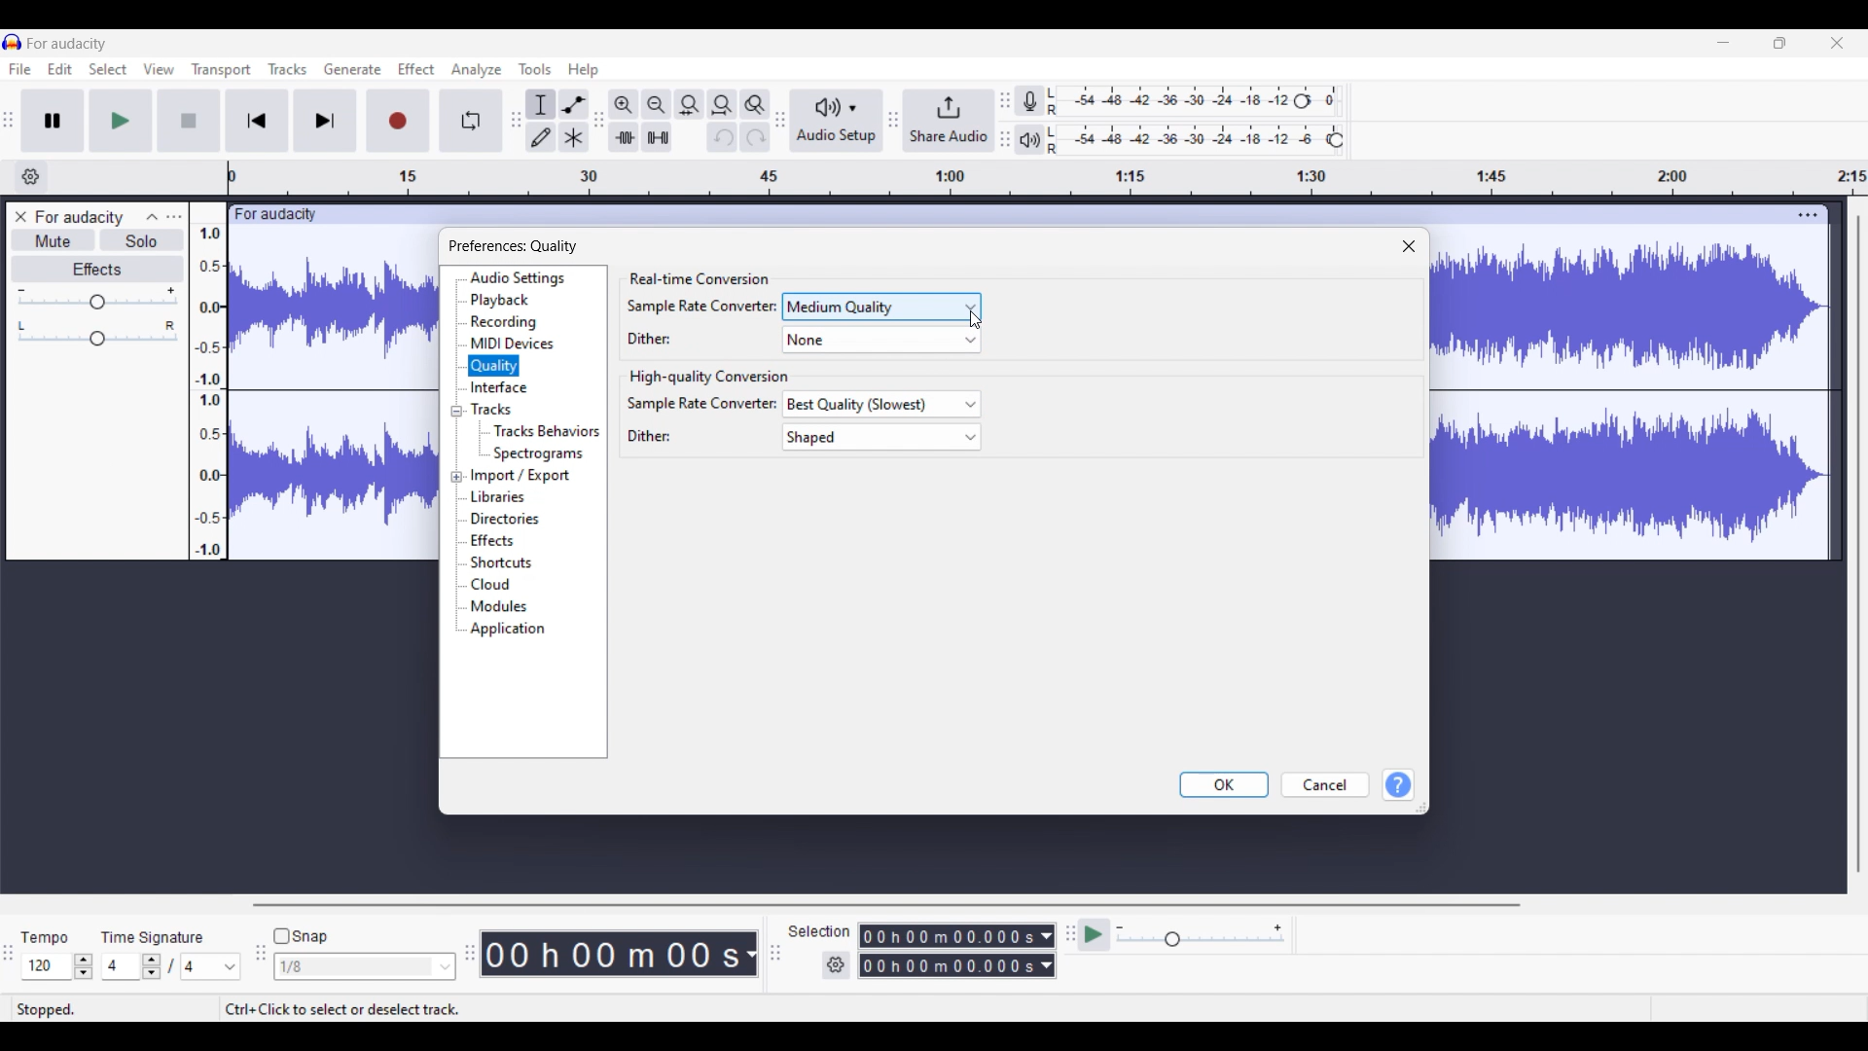 The width and height of the screenshot is (1868, 1051). What do you see at coordinates (334, 391) in the screenshot?
I see `current track` at bounding box center [334, 391].